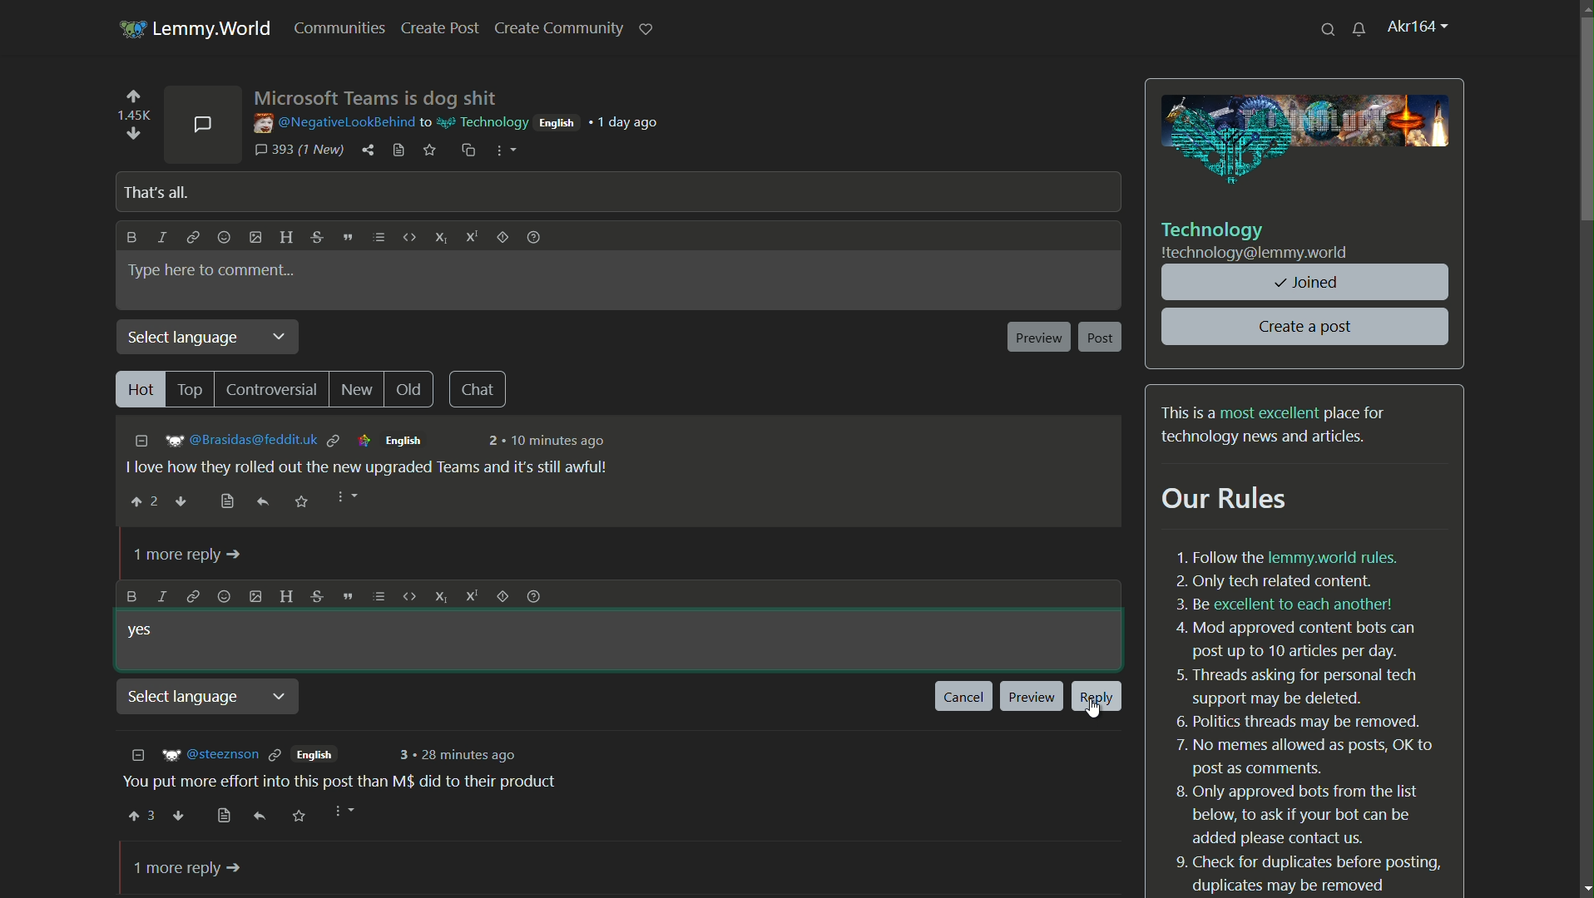 Image resolution: width=1594 pixels, height=898 pixels. Describe the element at coordinates (255, 237) in the screenshot. I see `add image` at that location.